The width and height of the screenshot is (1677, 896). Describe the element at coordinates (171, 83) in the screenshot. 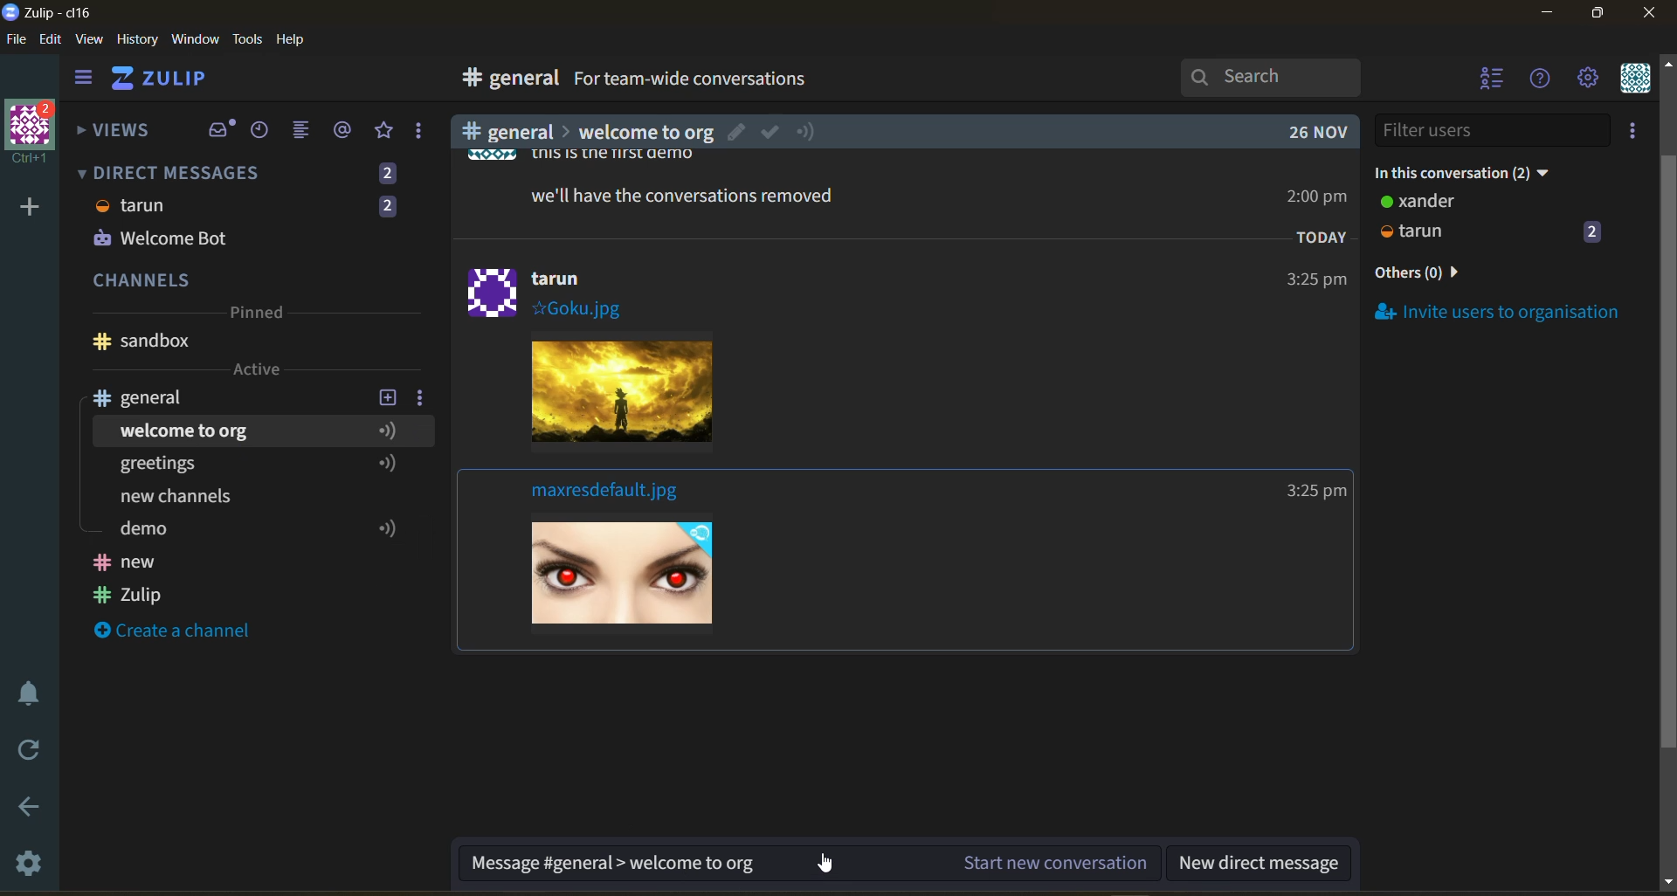

I see `home view` at that location.